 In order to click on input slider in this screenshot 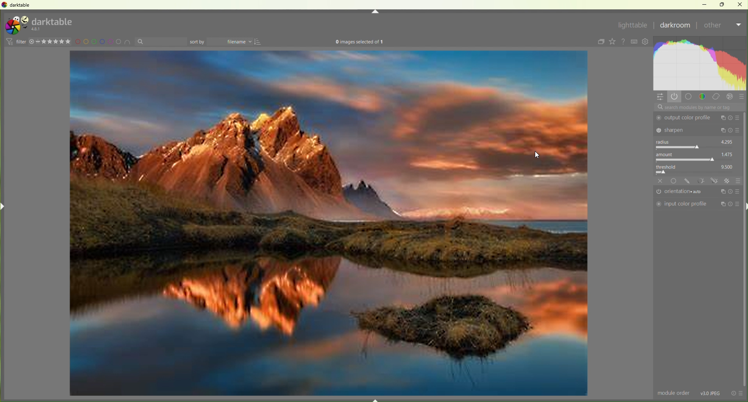, I will do `click(696, 147)`.